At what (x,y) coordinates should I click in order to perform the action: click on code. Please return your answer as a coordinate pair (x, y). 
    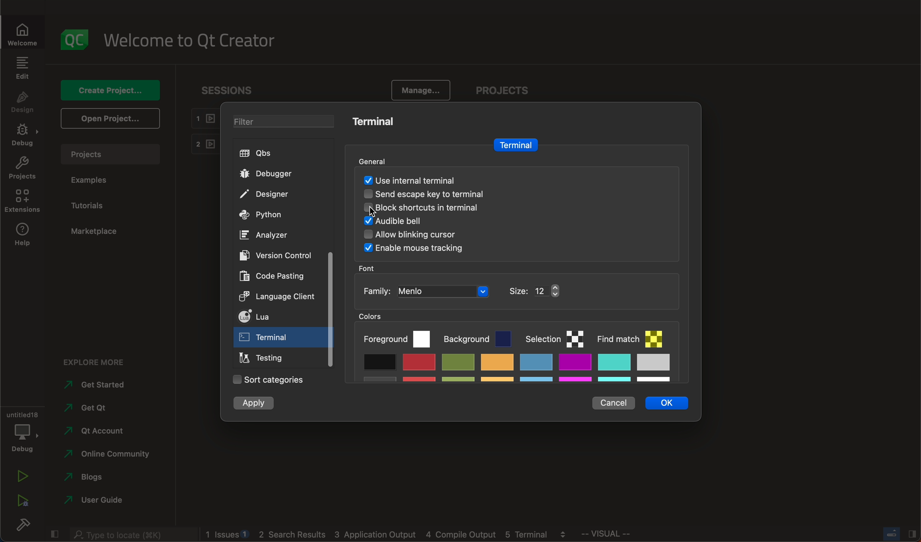
    Looking at the image, I should click on (273, 276).